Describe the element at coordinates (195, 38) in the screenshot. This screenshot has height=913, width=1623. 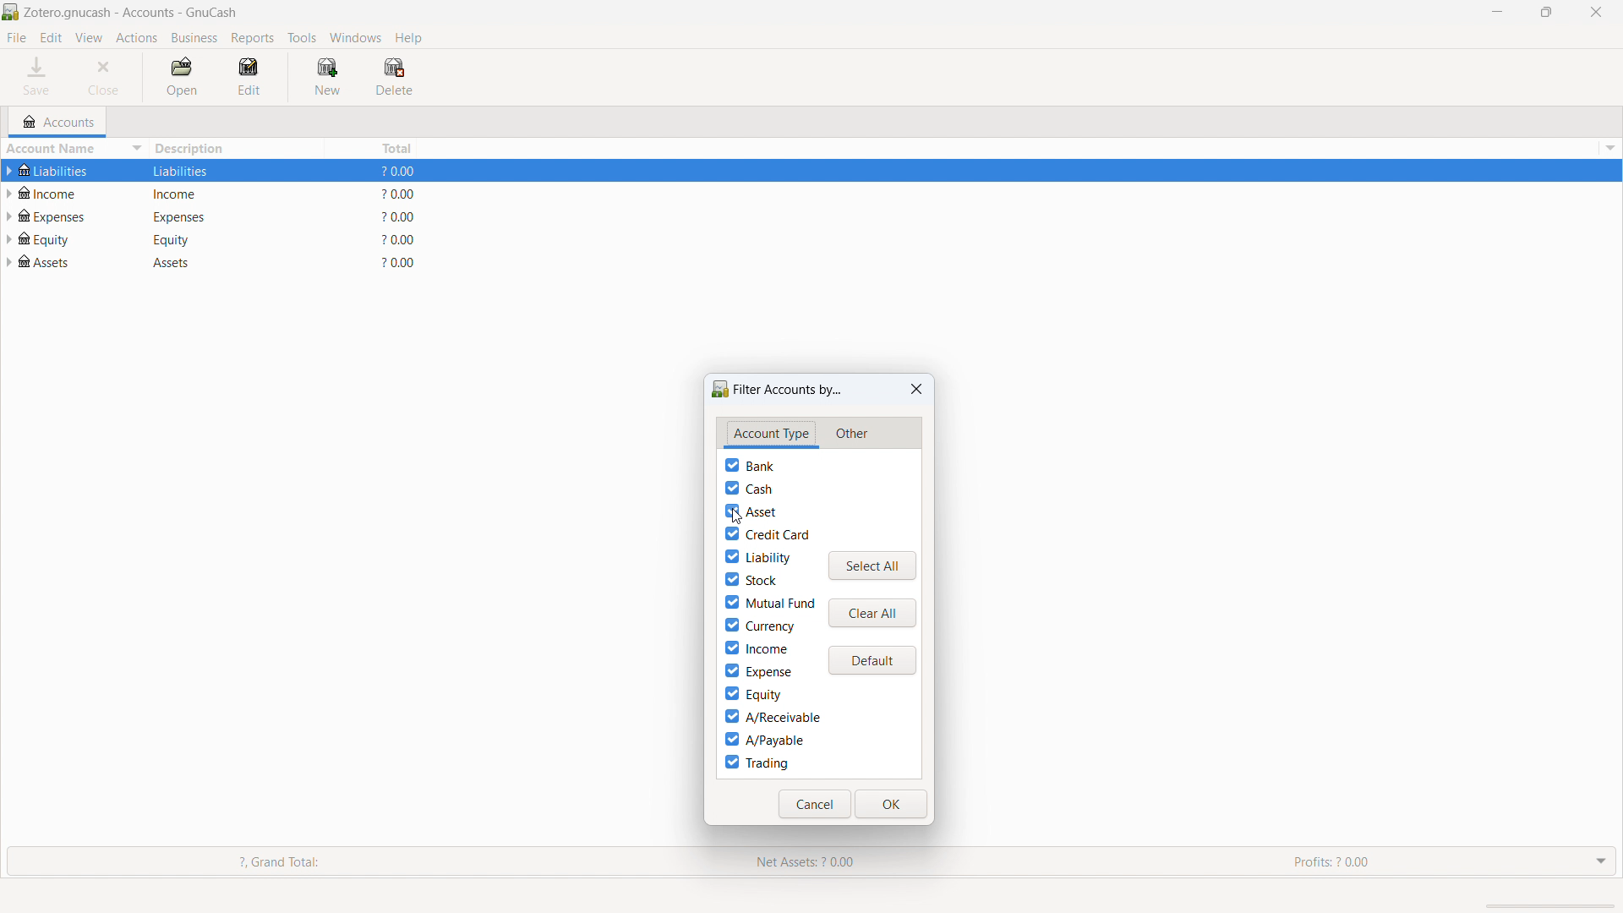
I see `business` at that location.